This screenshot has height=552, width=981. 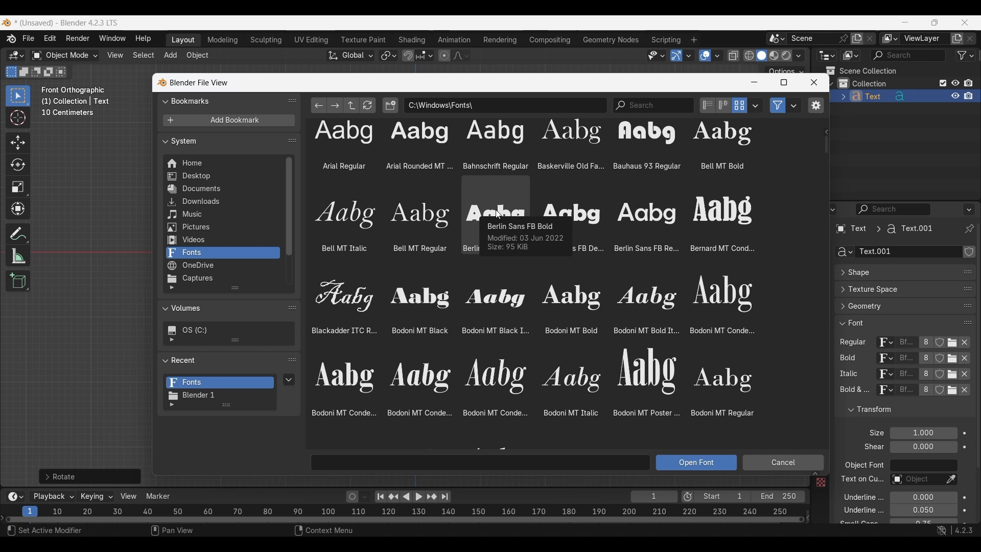 What do you see at coordinates (826, 132) in the screenshot?
I see `Show path history` at bounding box center [826, 132].